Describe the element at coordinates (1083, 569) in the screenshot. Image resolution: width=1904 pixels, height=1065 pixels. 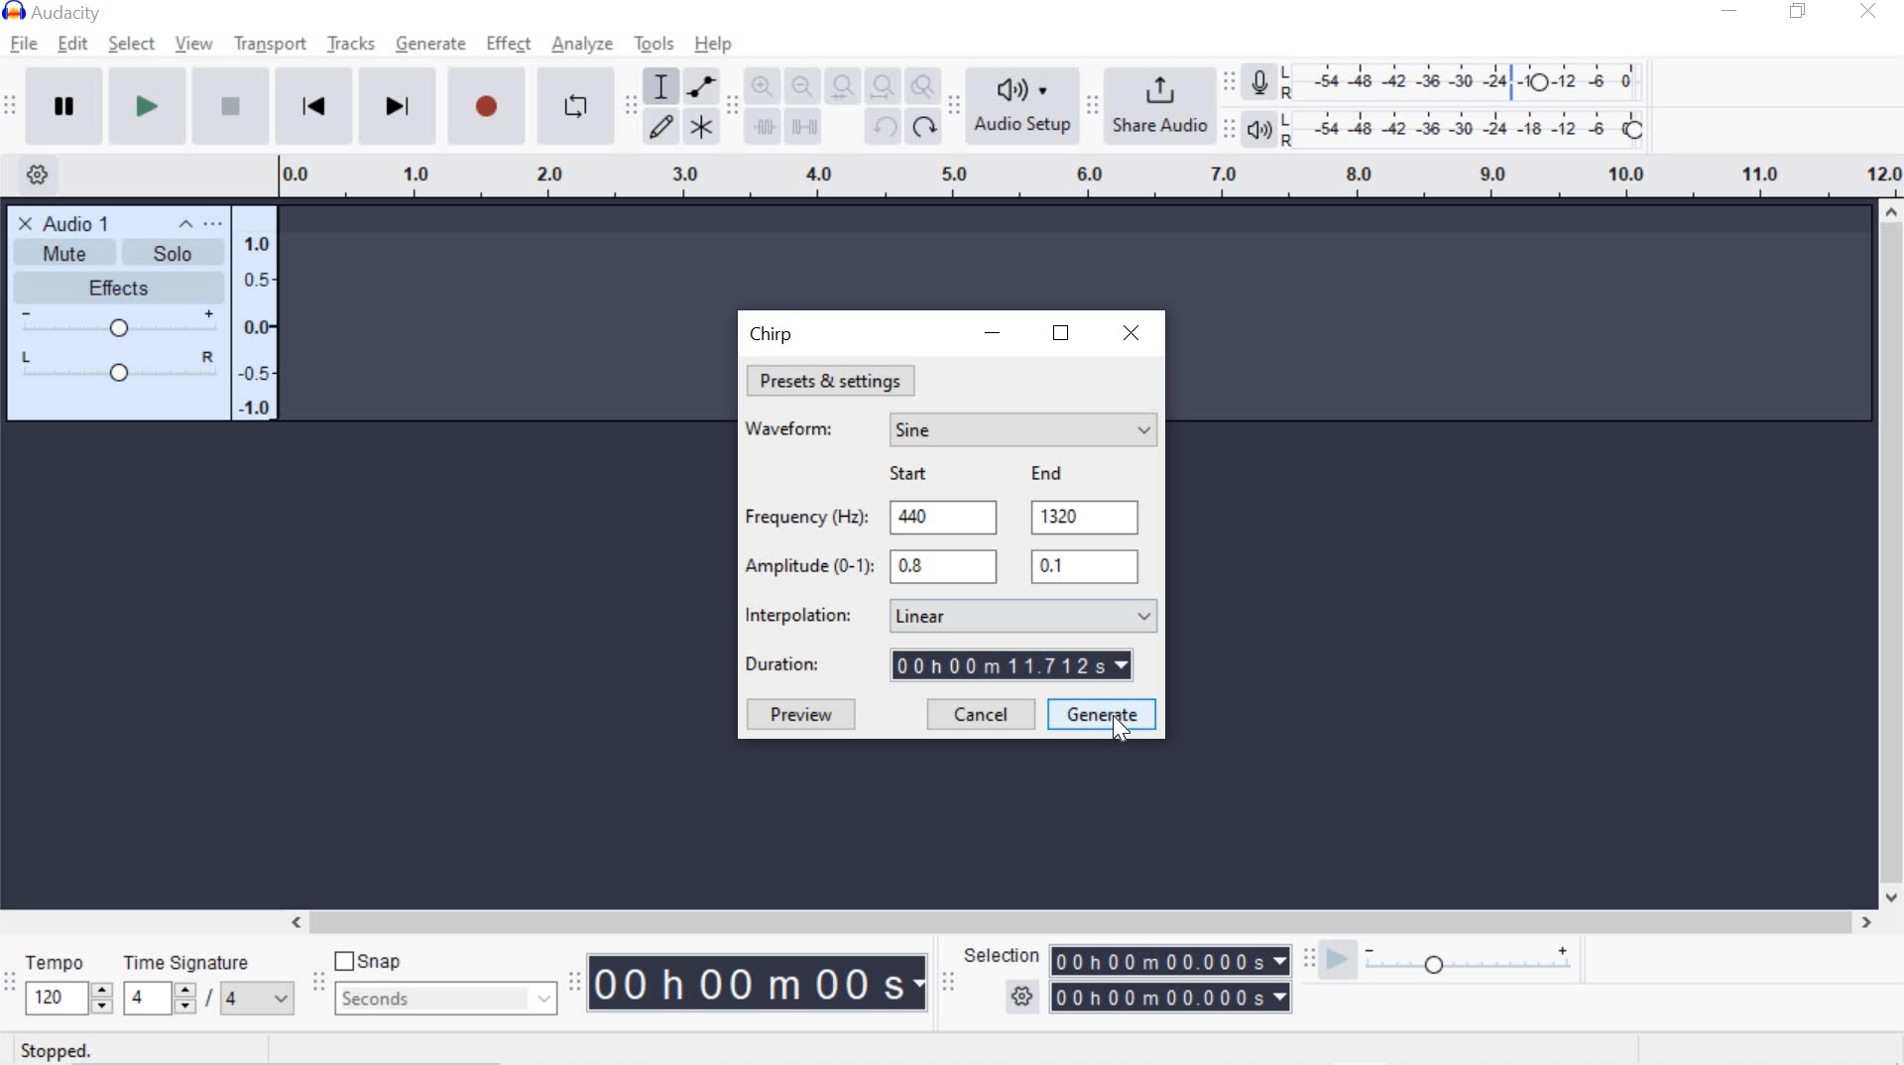
I see `Amplitude field` at that location.